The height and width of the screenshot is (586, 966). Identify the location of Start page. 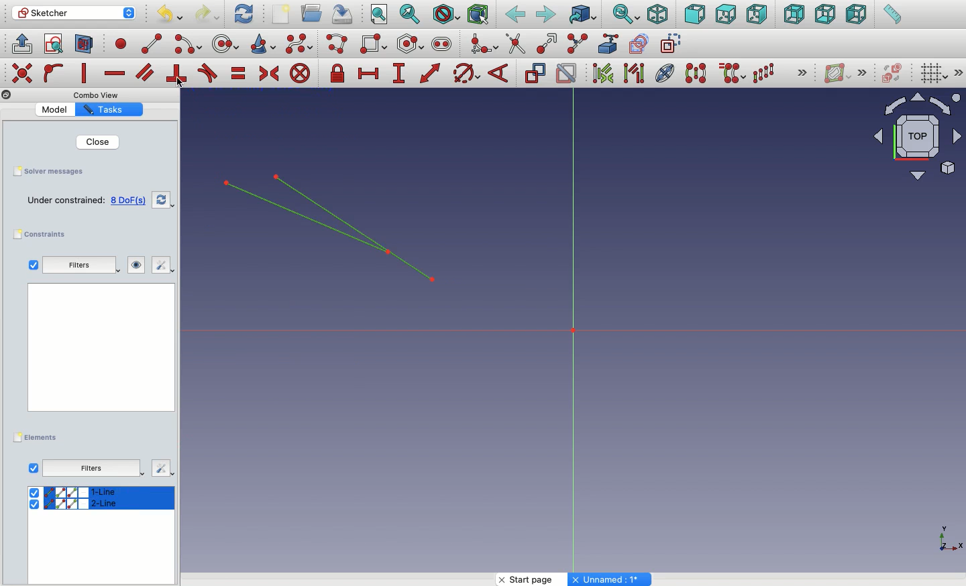
(533, 579).